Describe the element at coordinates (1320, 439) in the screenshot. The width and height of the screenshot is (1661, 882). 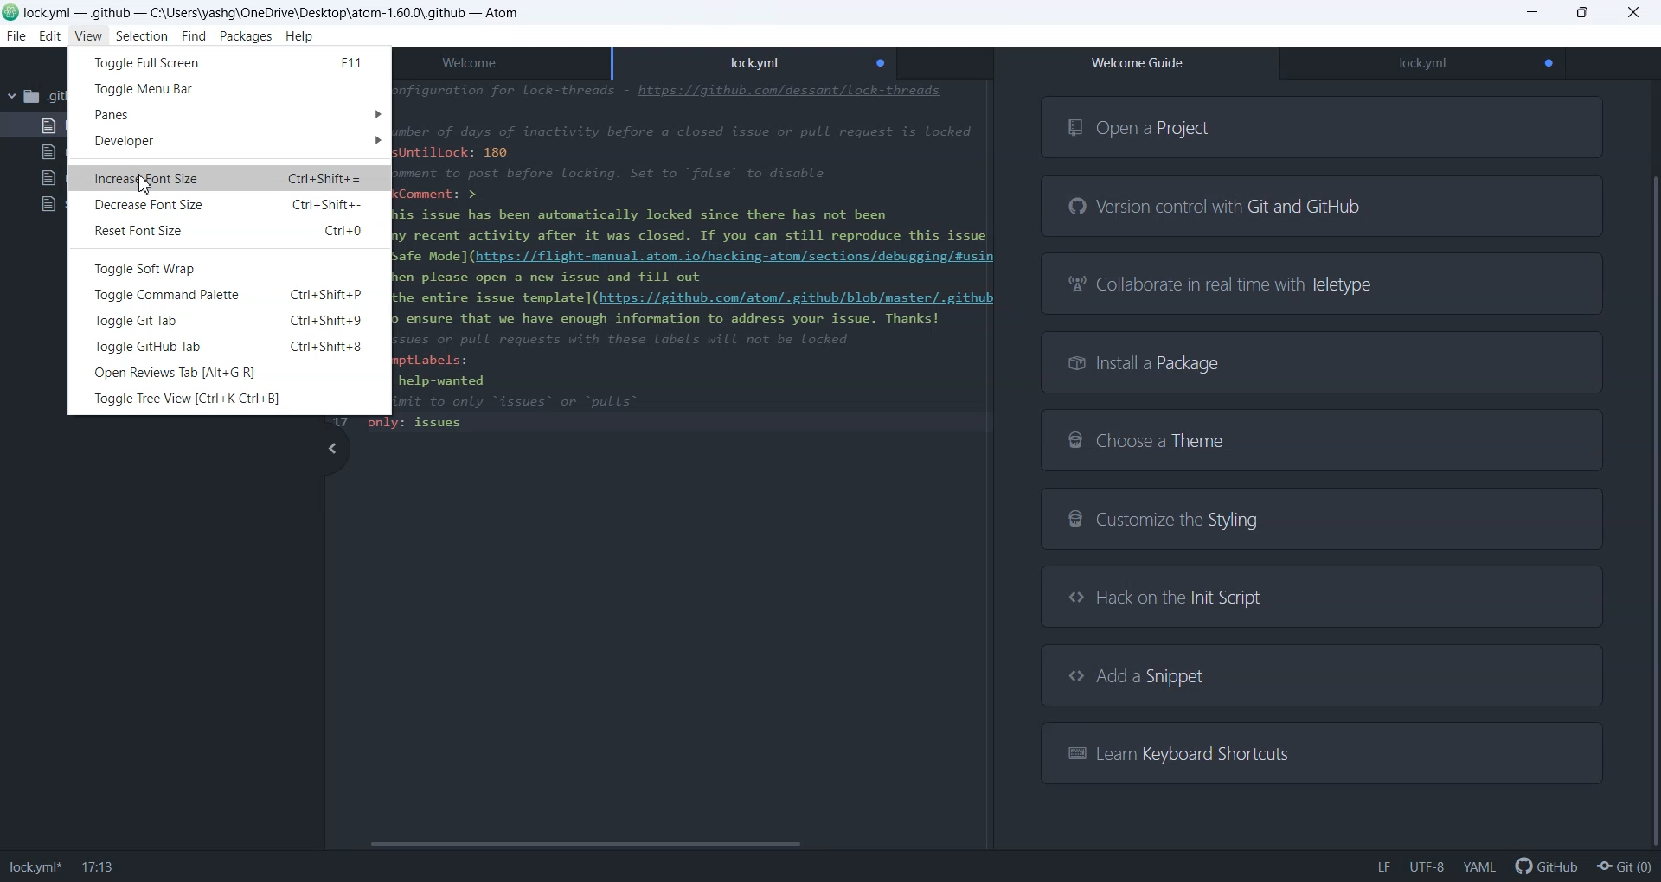
I see `Choose a Theme` at that location.